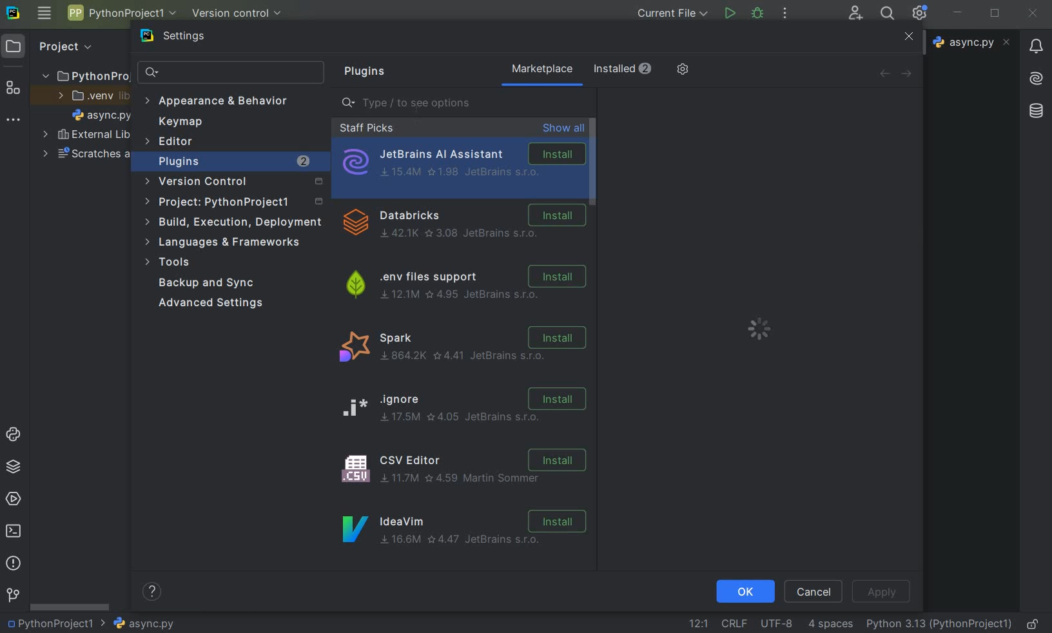 This screenshot has height=633, width=1052. What do you see at coordinates (621, 69) in the screenshot?
I see `installed (2)` at bounding box center [621, 69].